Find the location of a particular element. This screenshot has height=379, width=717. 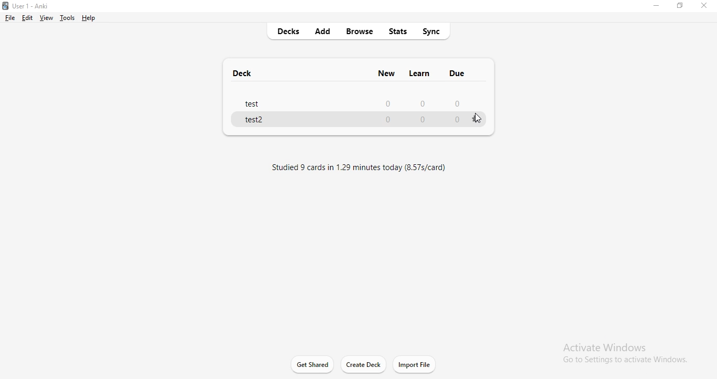

due is located at coordinates (457, 74).